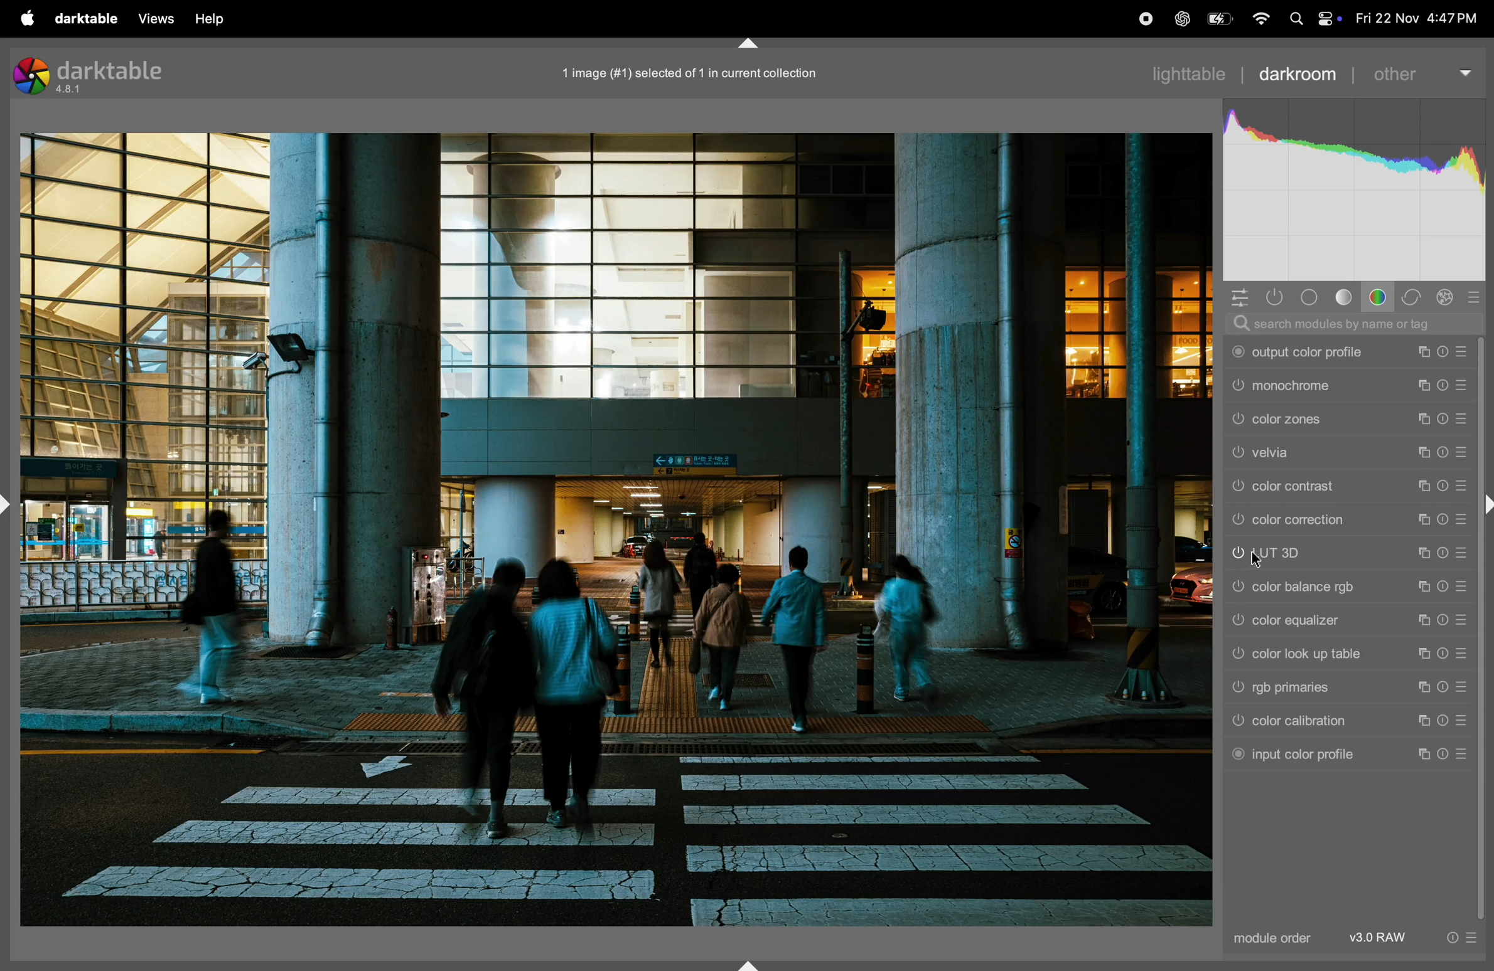 This screenshot has width=1494, height=971. I want to click on color correction, so click(1328, 519).